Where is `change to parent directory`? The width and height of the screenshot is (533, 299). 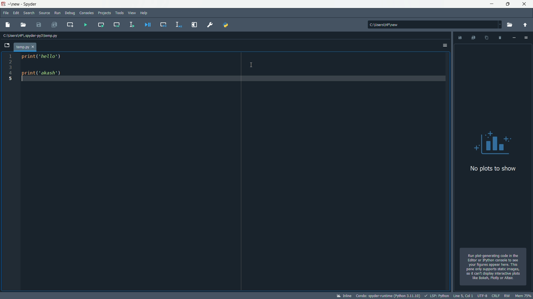 change to parent directory is located at coordinates (526, 25).